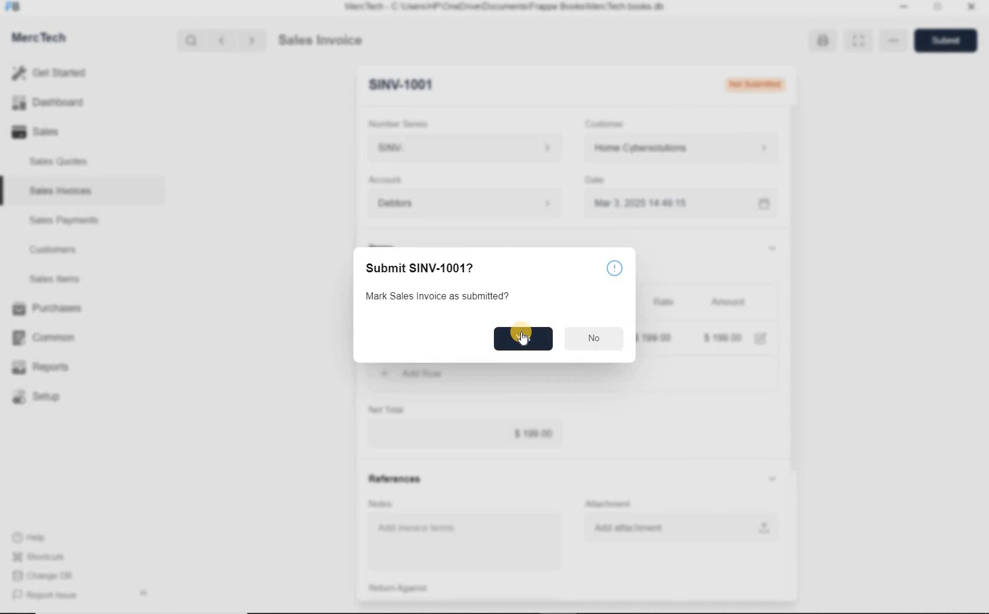 The image size is (989, 614). Describe the element at coordinates (949, 40) in the screenshot. I see `Save` at that location.